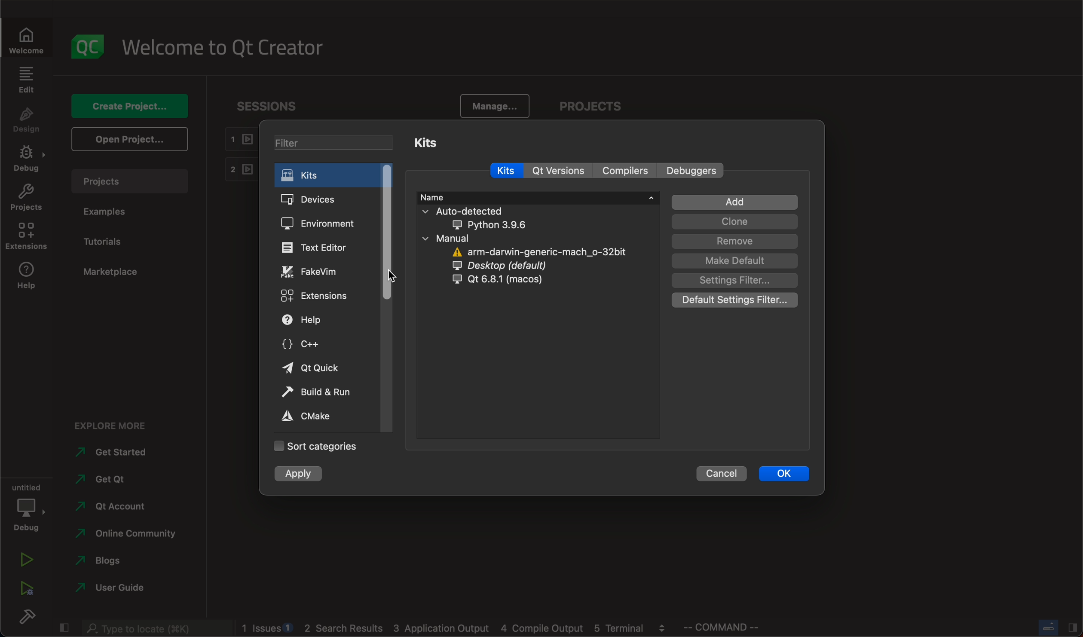 The image size is (1083, 637). Describe the element at coordinates (727, 629) in the screenshot. I see `commands` at that location.